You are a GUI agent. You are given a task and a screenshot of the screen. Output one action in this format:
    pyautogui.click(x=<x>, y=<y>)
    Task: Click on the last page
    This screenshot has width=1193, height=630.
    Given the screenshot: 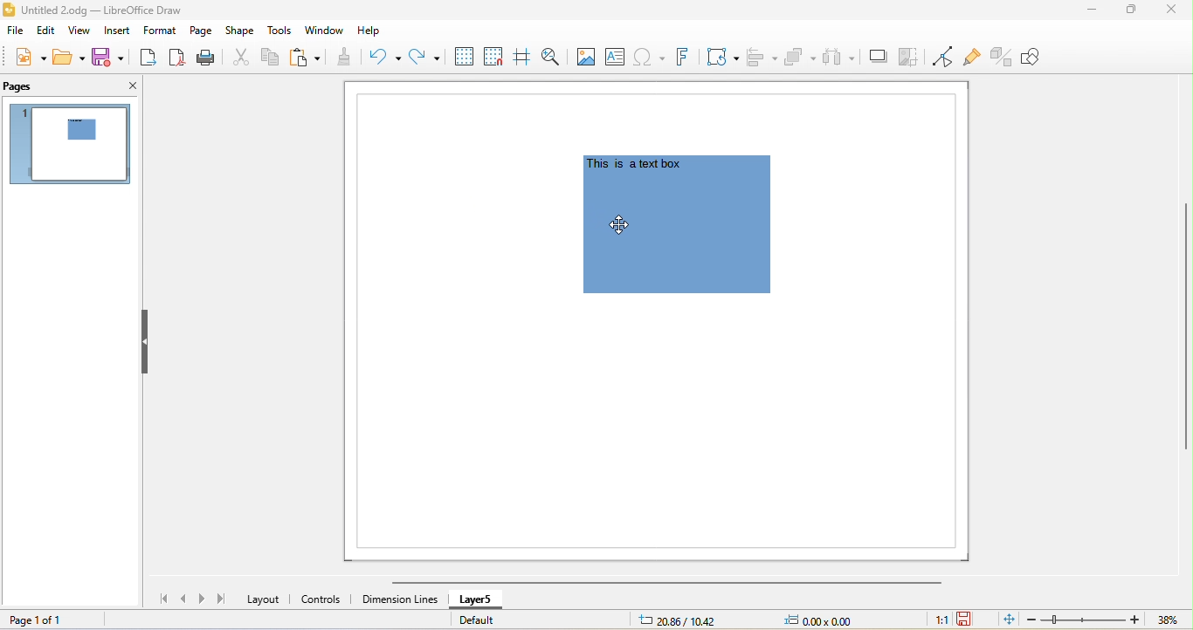 What is the action you would take?
    pyautogui.click(x=224, y=601)
    